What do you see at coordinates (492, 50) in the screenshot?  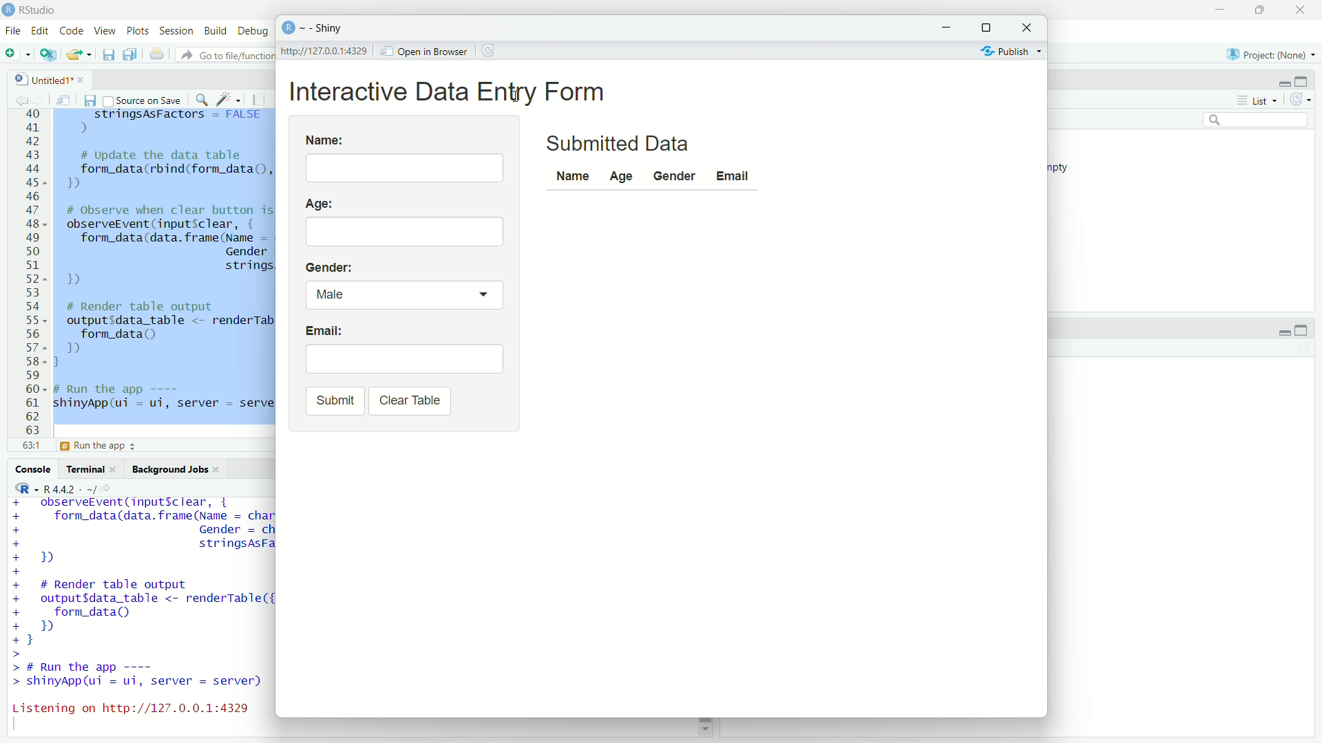 I see `refresh` at bounding box center [492, 50].